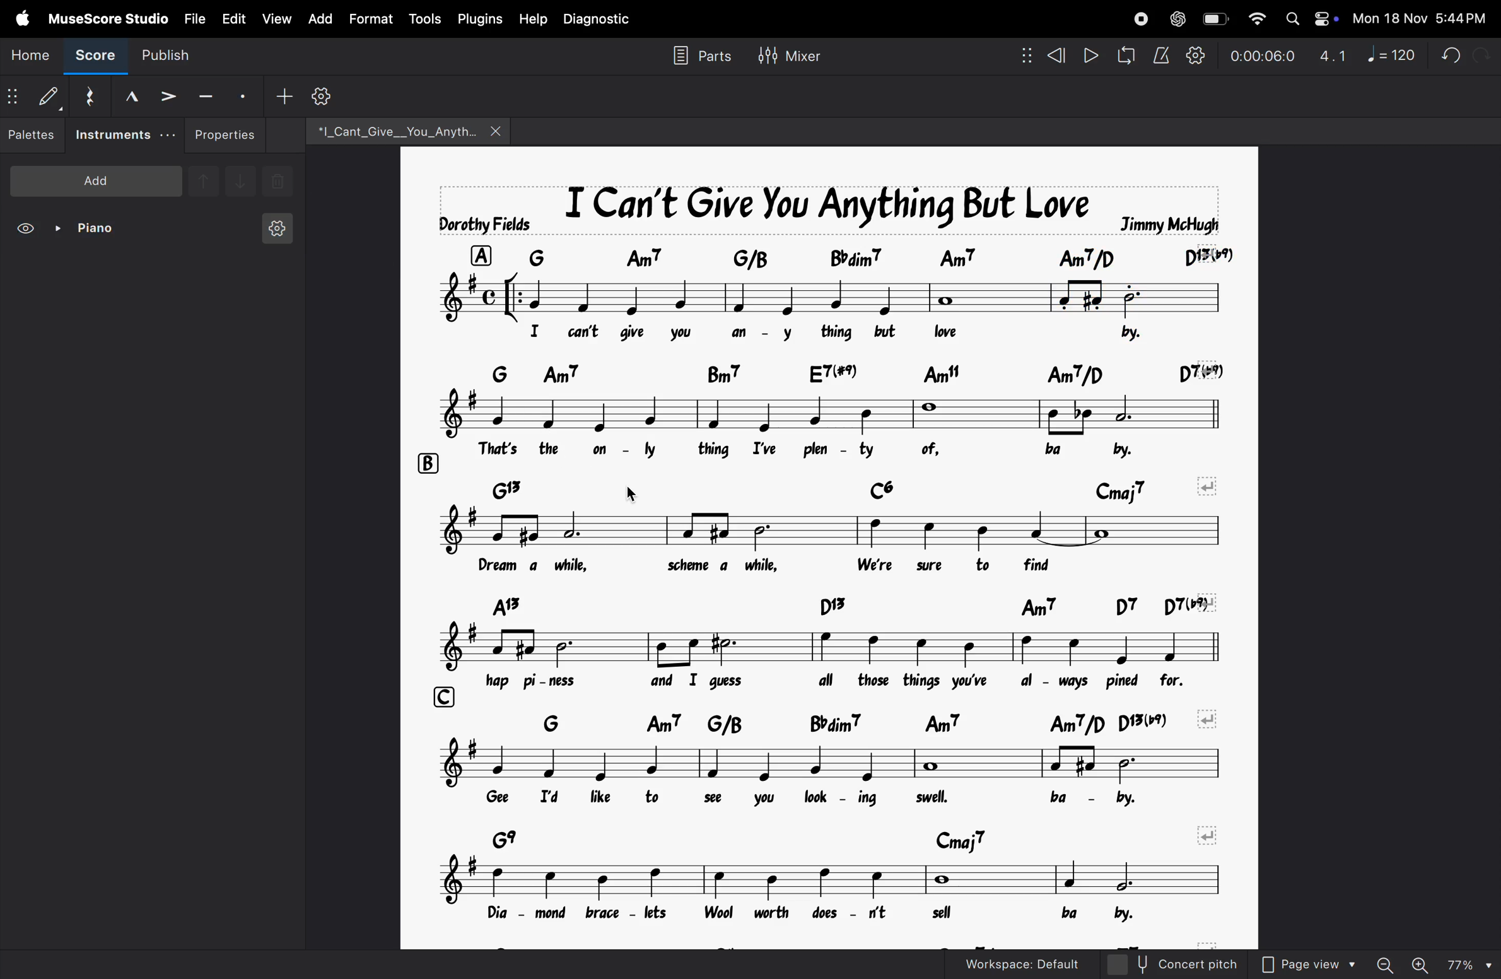 This screenshot has height=979, width=1501. What do you see at coordinates (1333, 57) in the screenshot?
I see `4.1` at bounding box center [1333, 57].